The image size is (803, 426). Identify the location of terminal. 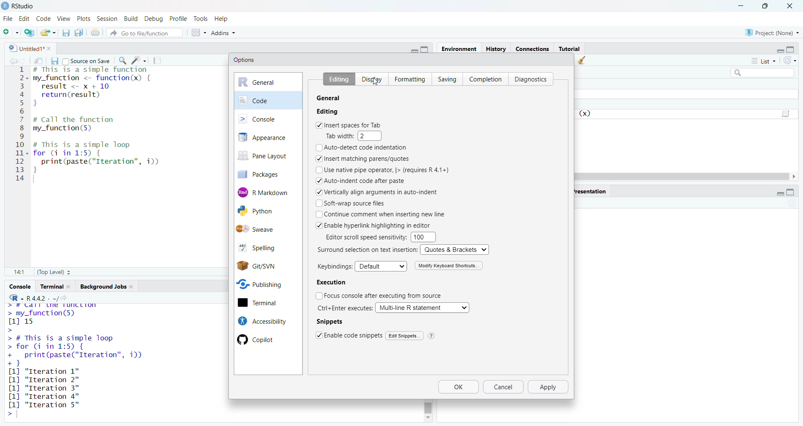
(263, 304).